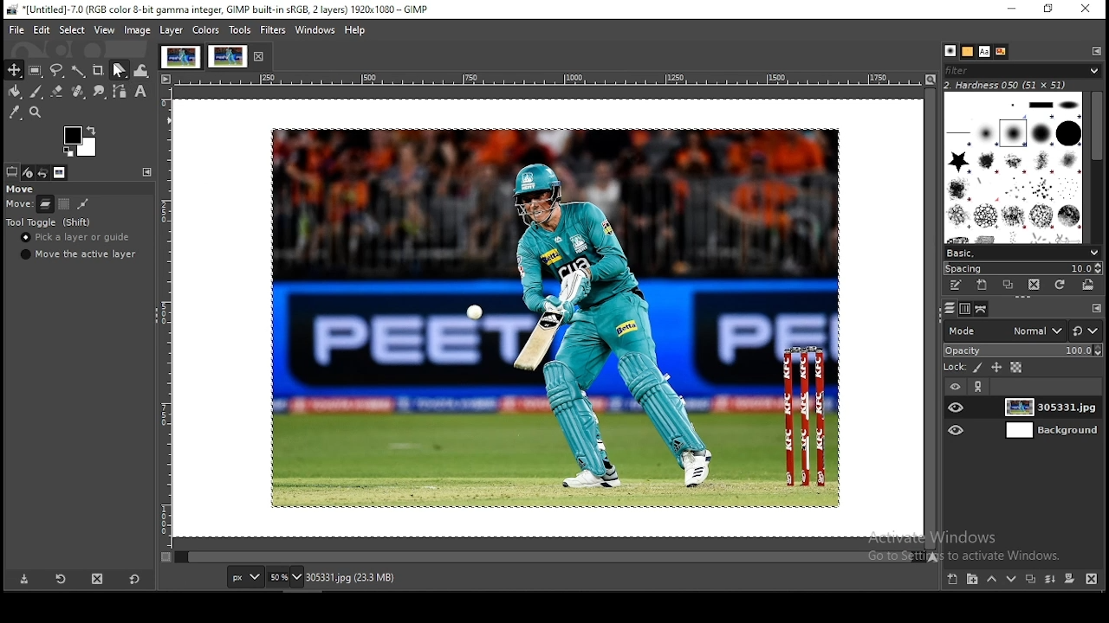  Describe the element at coordinates (171, 30) in the screenshot. I see `layer` at that location.